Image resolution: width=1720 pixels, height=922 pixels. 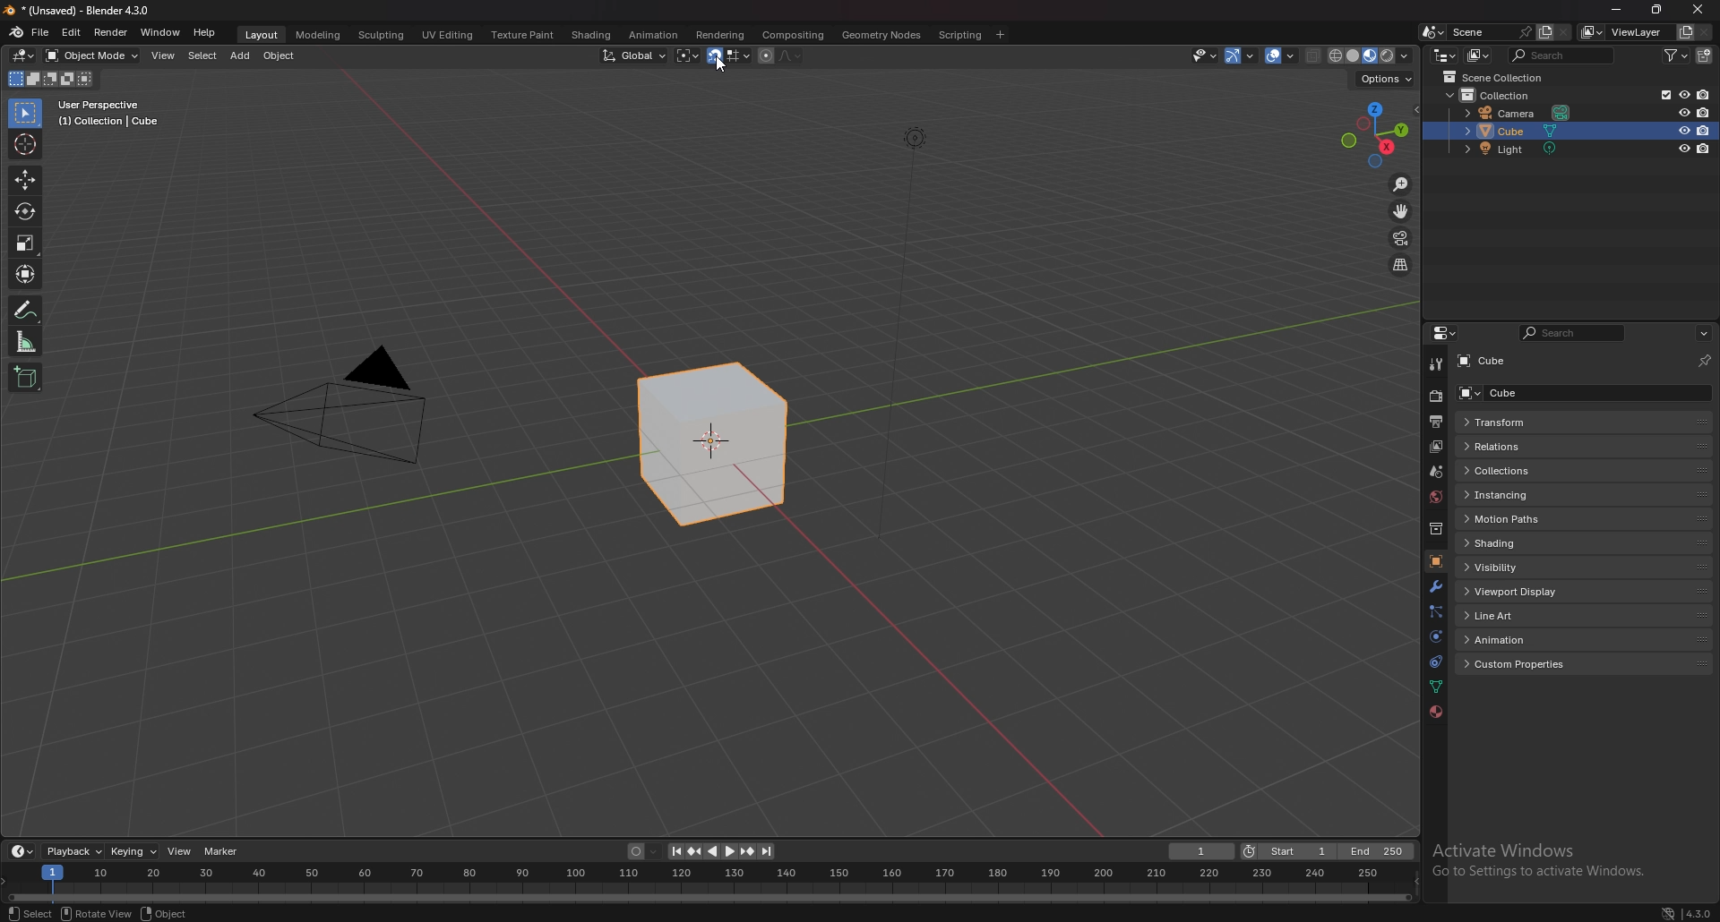 What do you see at coordinates (202, 55) in the screenshot?
I see `select` at bounding box center [202, 55].